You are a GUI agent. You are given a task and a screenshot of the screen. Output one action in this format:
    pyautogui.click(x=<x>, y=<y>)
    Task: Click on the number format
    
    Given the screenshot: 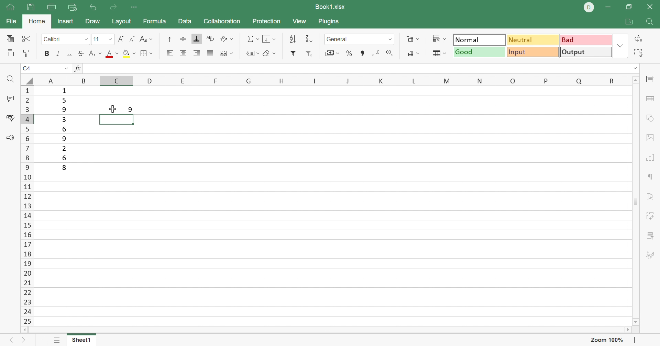 What is the action you would take?
    pyautogui.click(x=339, y=40)
    